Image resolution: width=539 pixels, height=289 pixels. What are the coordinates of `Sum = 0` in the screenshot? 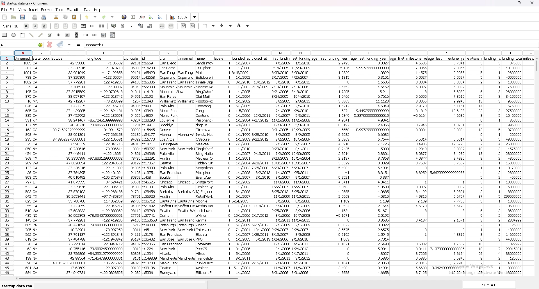 It's located at (493, 285).